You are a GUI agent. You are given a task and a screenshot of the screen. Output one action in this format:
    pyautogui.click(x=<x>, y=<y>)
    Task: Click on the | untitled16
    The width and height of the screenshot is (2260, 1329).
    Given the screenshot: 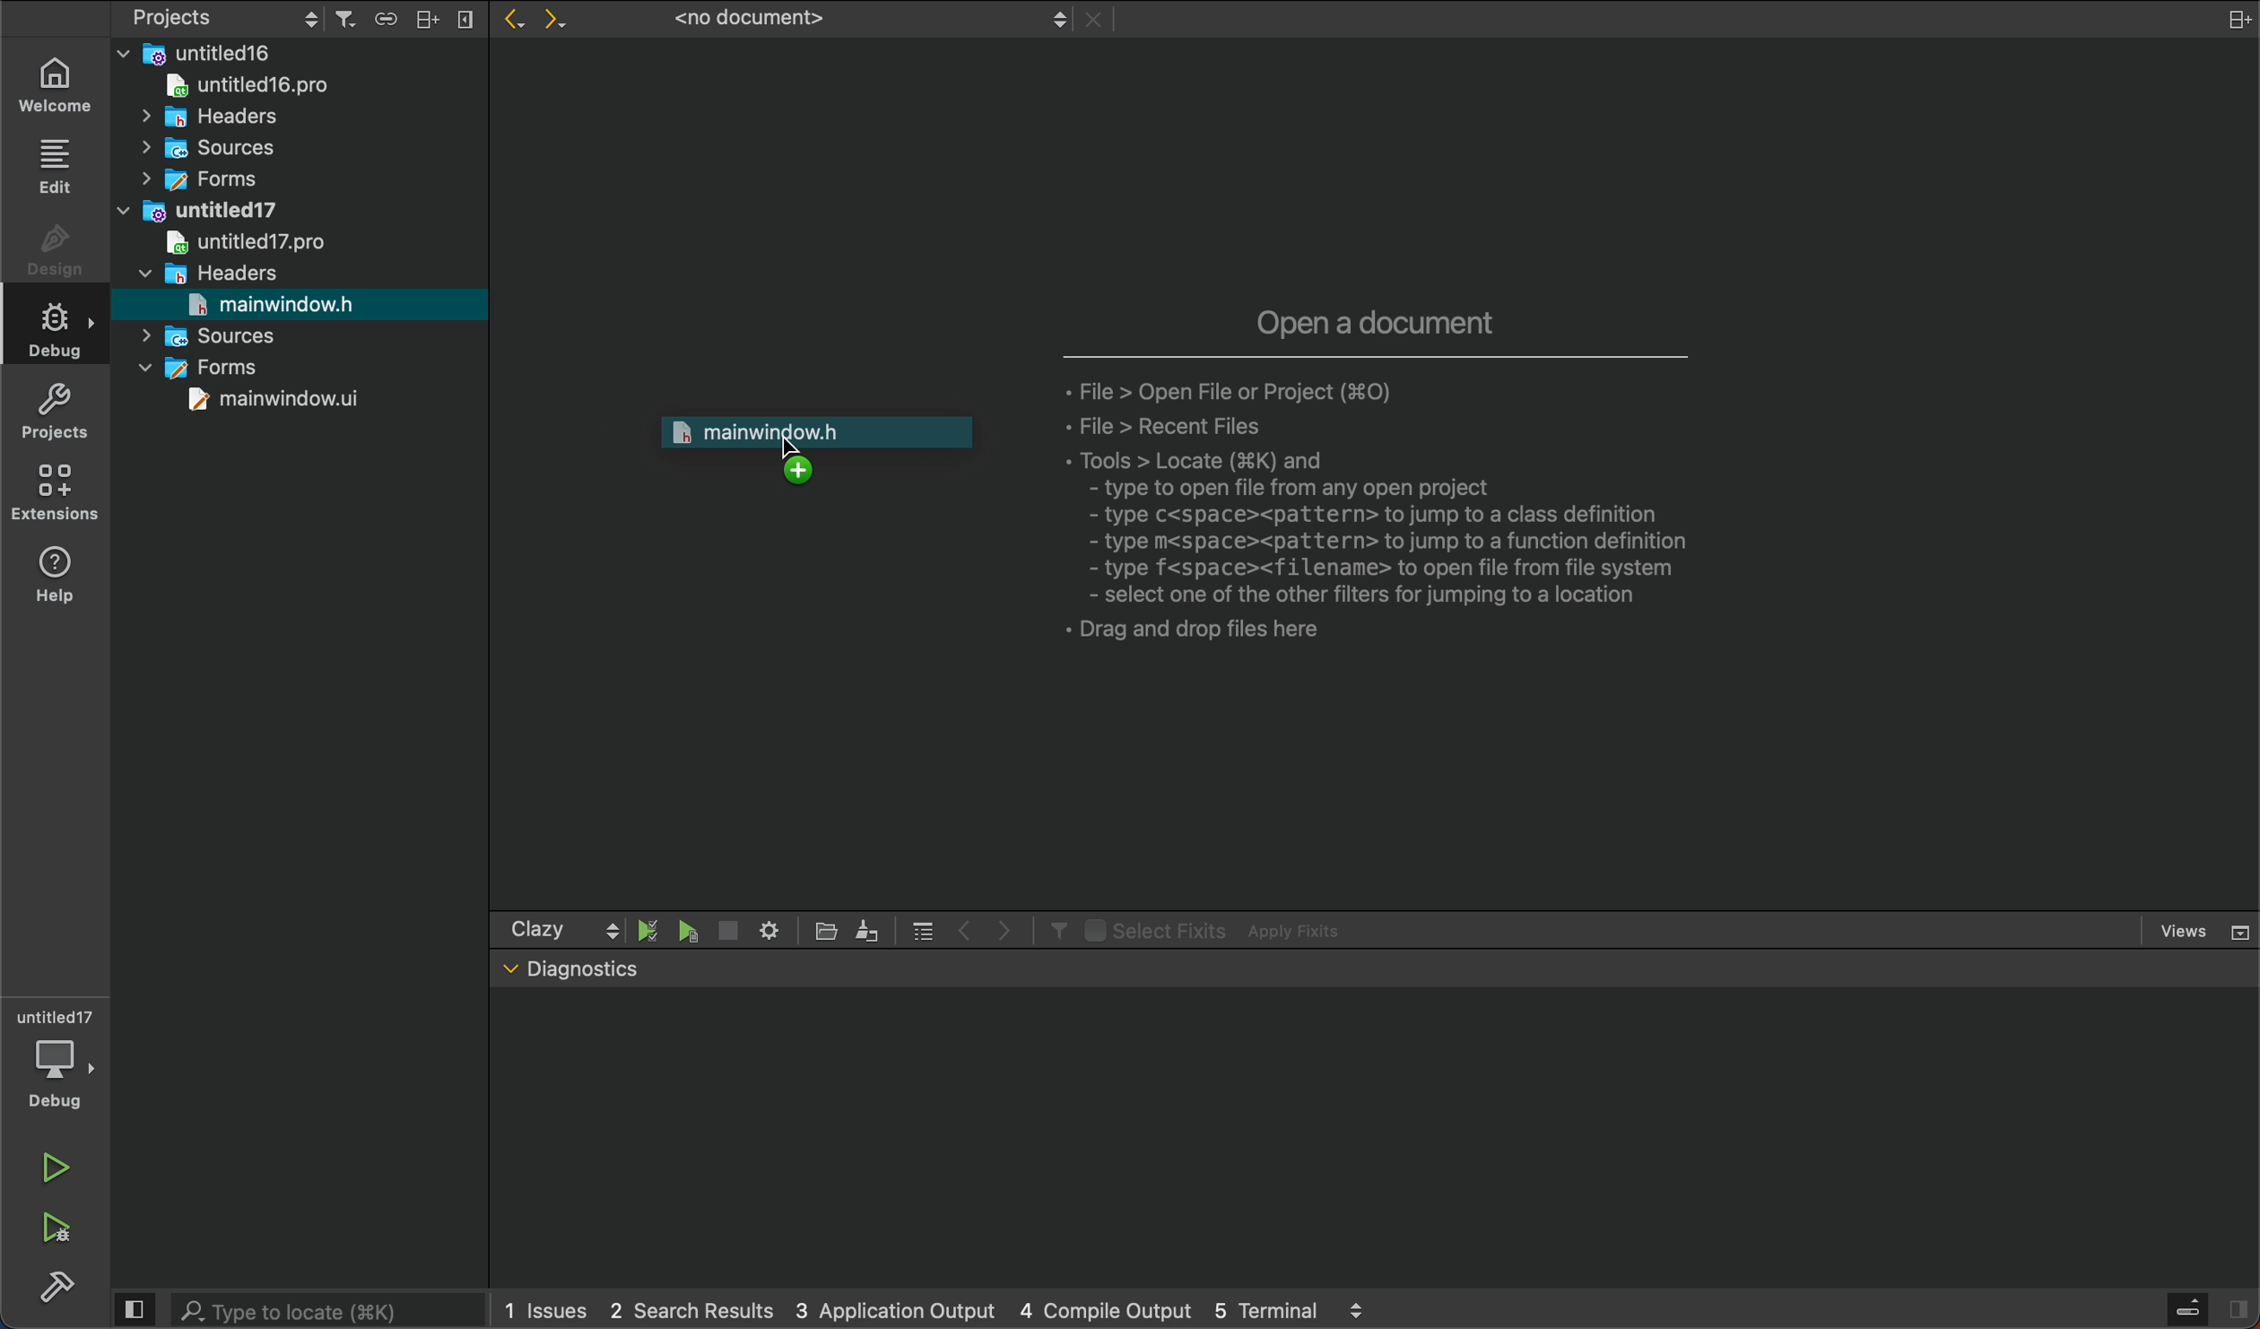 What is the action you would take?
    pyautogui.click(x=204, y=52)
    